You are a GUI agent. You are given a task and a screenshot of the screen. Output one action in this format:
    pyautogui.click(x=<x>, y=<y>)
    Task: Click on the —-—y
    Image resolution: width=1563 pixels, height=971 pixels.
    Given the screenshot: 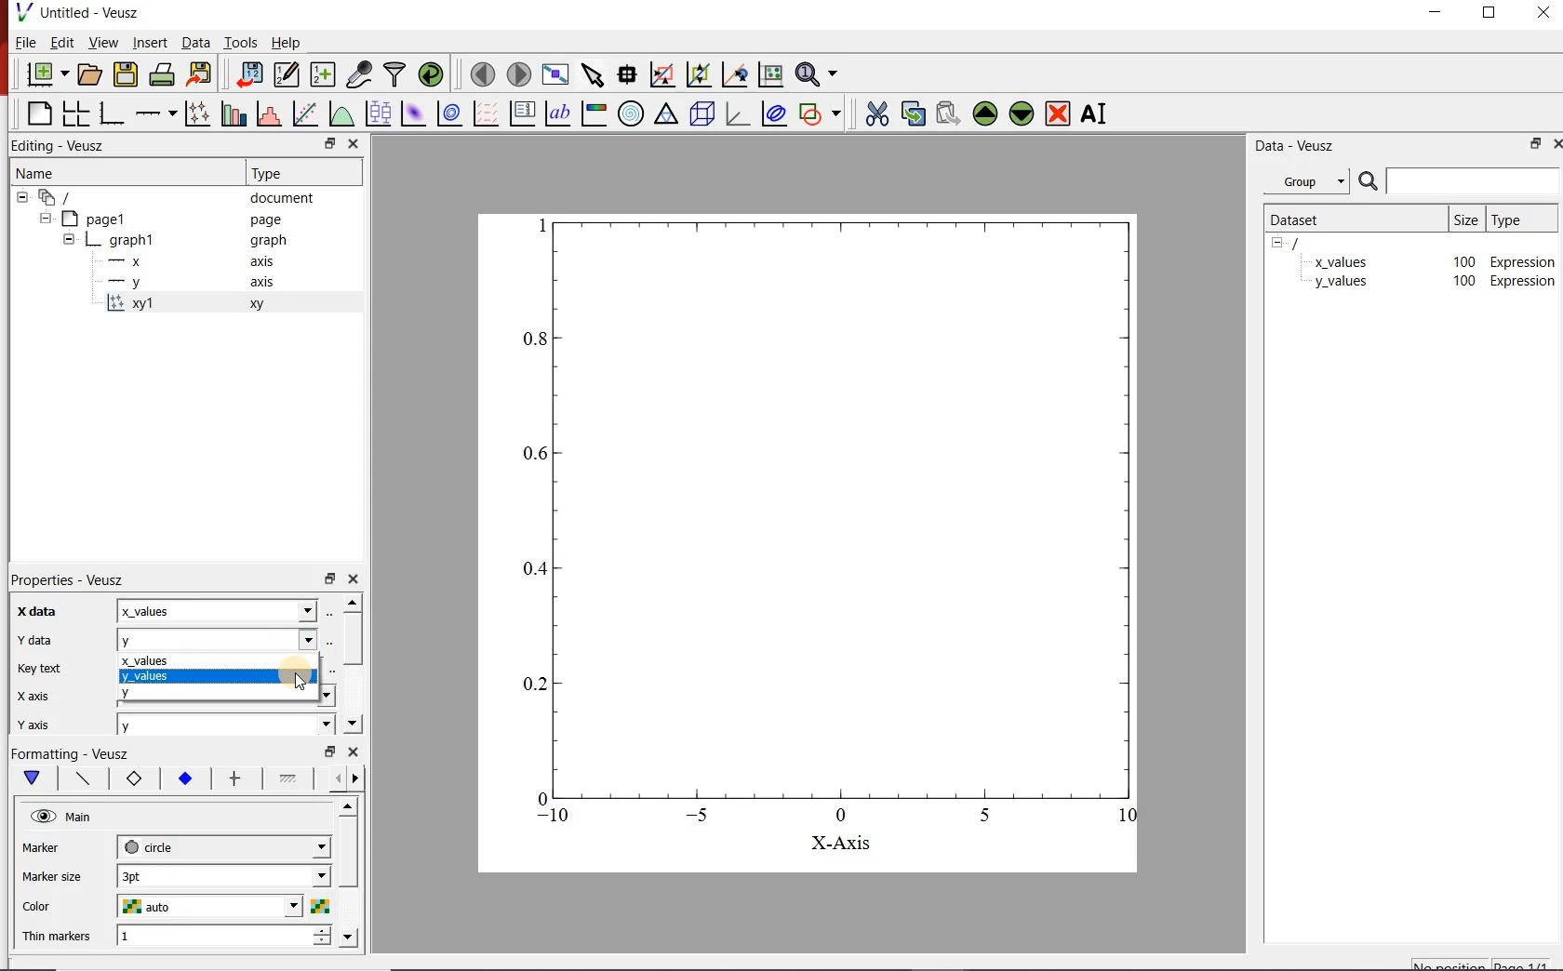 What is the action you would take?
    pyautogui.click(x=125, y=283)
    